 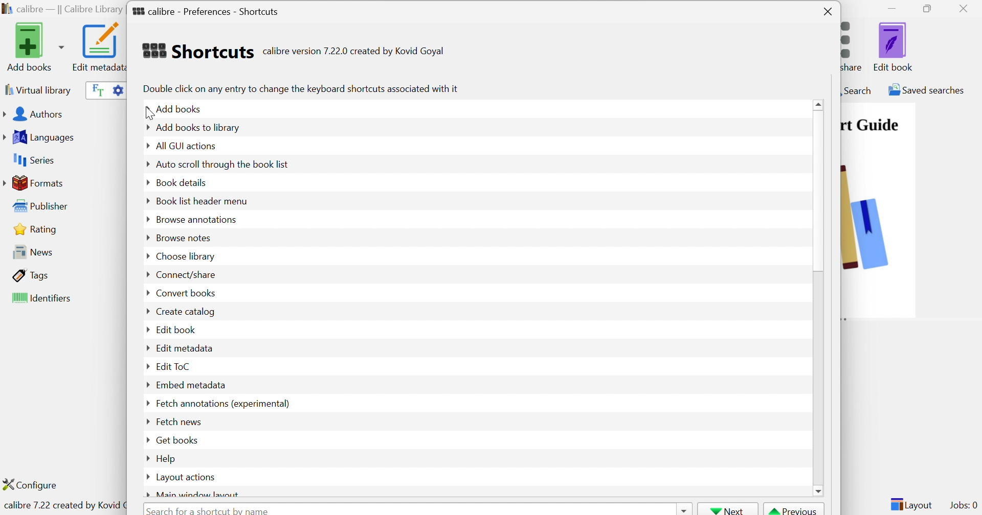 What do you see at coordinates (146, 293) in the screenshot?
I see `Drop Down` at bounding box center [146, 293].